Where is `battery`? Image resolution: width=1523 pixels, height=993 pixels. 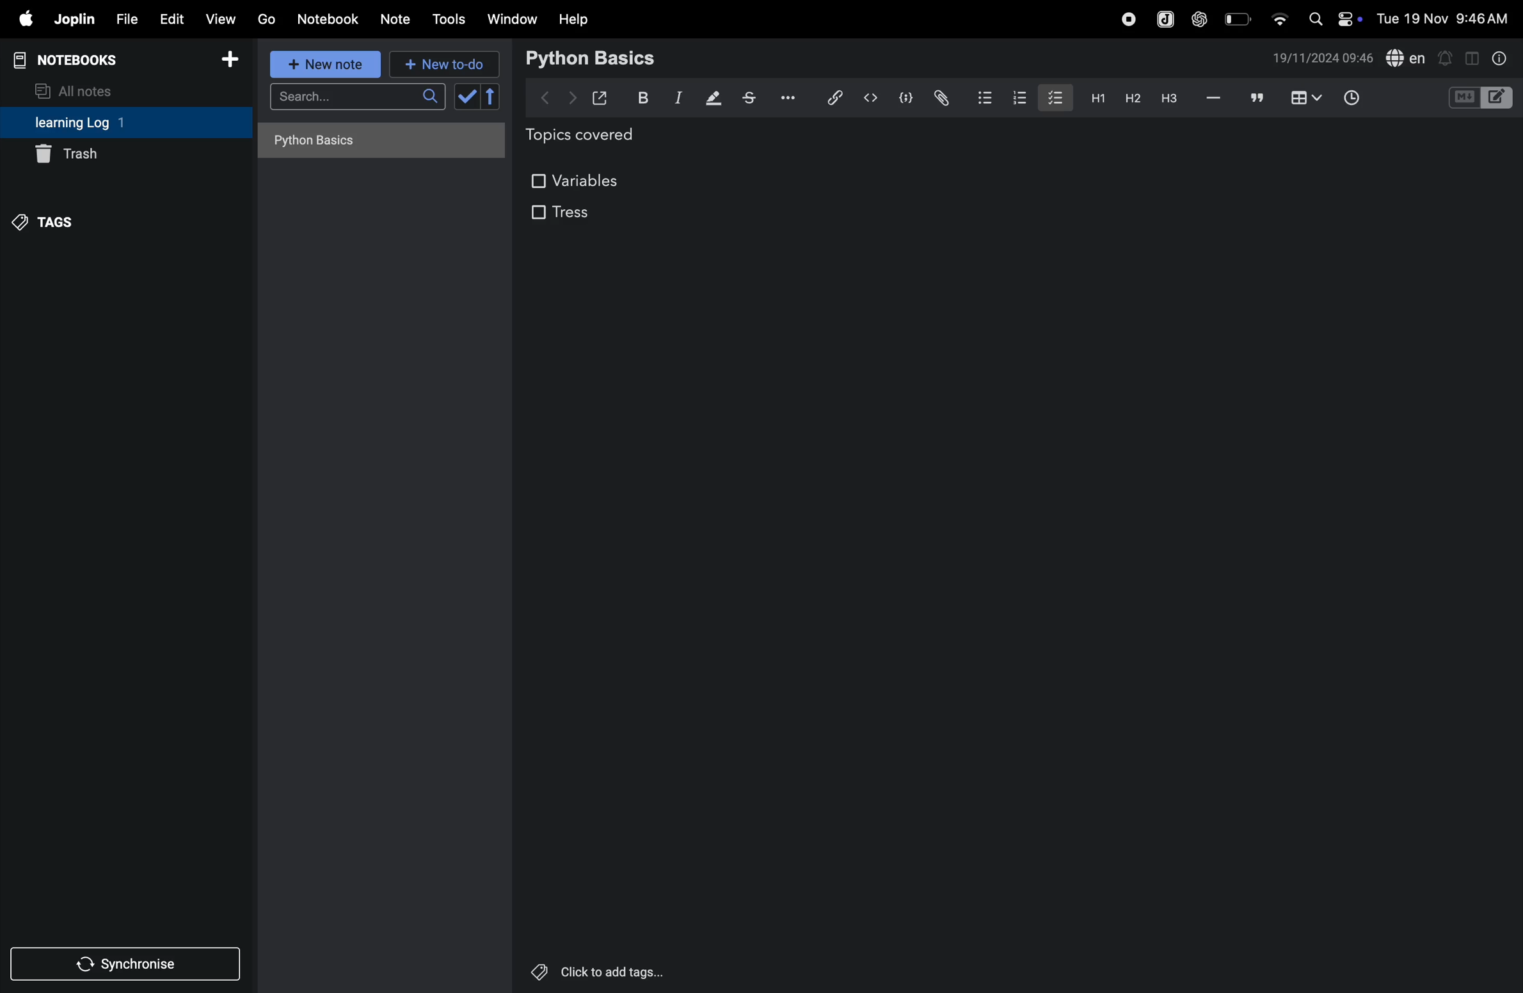
battery is located at coordinates (1239, 18).